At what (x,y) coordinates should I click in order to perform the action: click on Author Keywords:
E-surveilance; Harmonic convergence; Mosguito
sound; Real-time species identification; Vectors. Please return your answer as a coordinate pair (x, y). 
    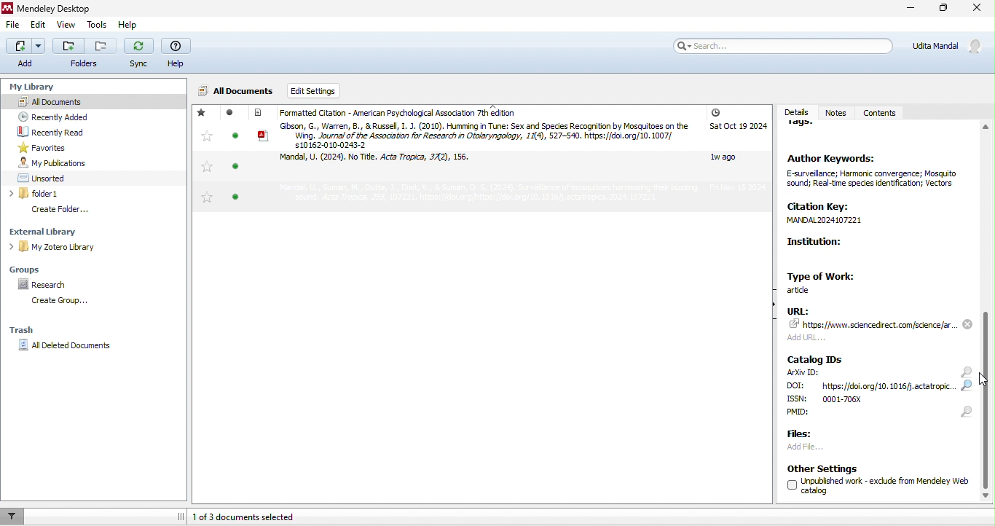
    Looking at the image, I should click on (877, 173).